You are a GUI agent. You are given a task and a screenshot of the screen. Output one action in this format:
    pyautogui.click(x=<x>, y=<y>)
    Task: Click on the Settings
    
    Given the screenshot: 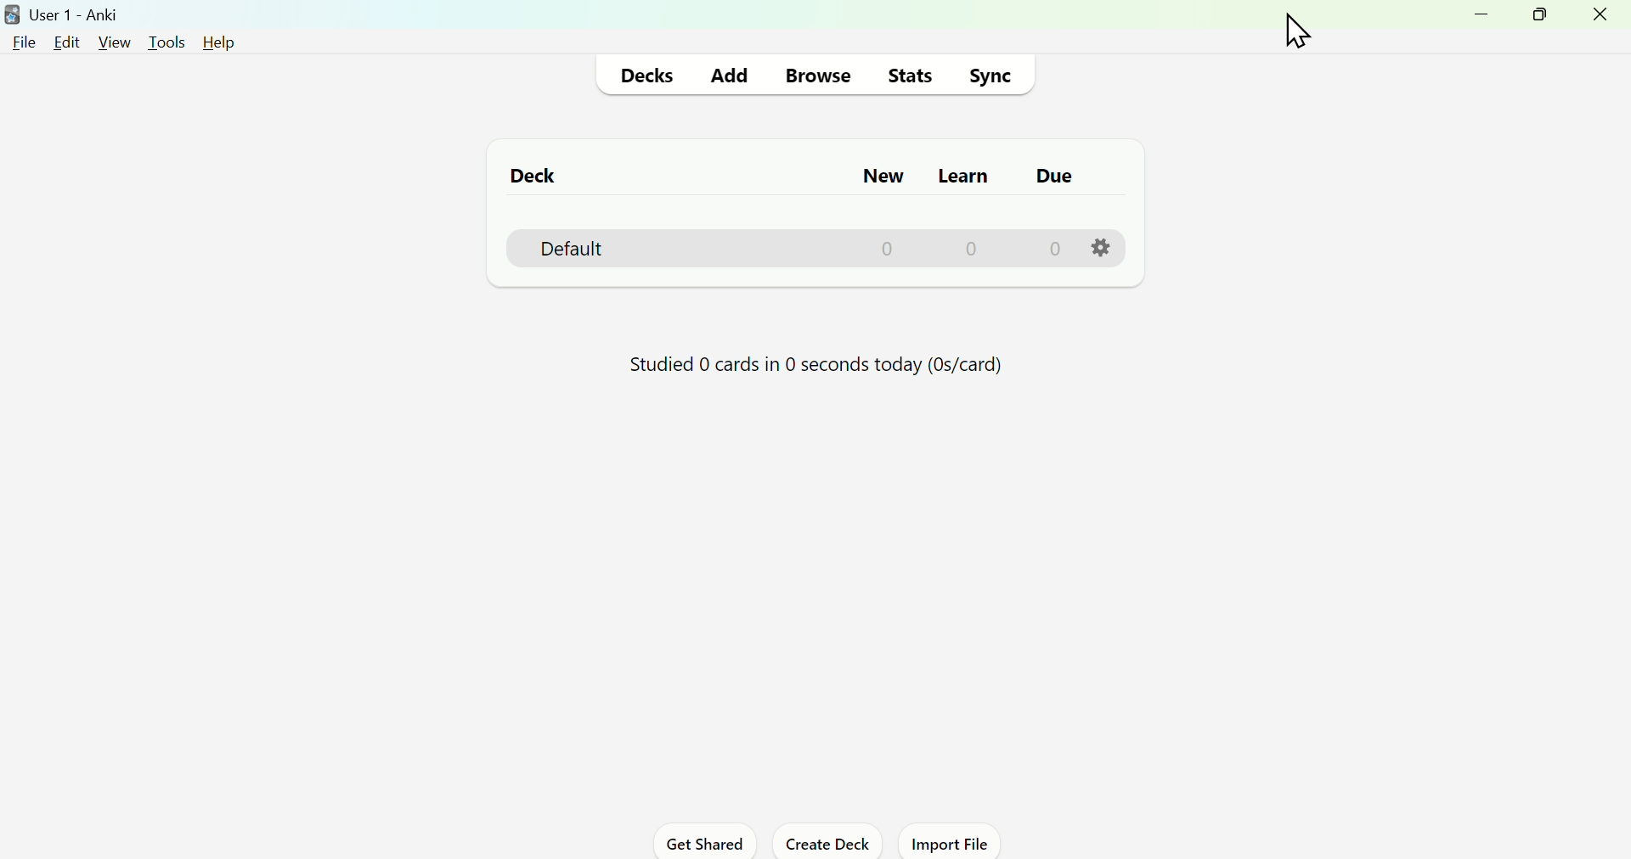 What is the action you would take?
    pyautogui.click(x=1102, y=246)
    